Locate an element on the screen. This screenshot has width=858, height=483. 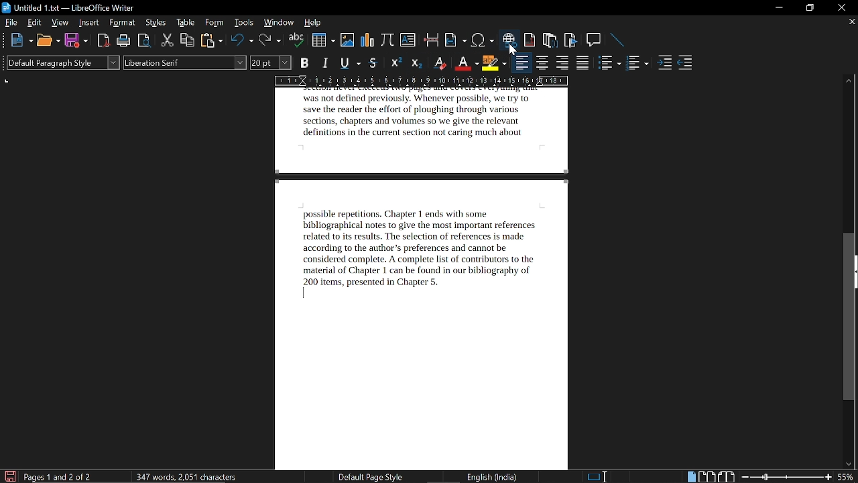
insert formula is located at coordinates (387, 42).